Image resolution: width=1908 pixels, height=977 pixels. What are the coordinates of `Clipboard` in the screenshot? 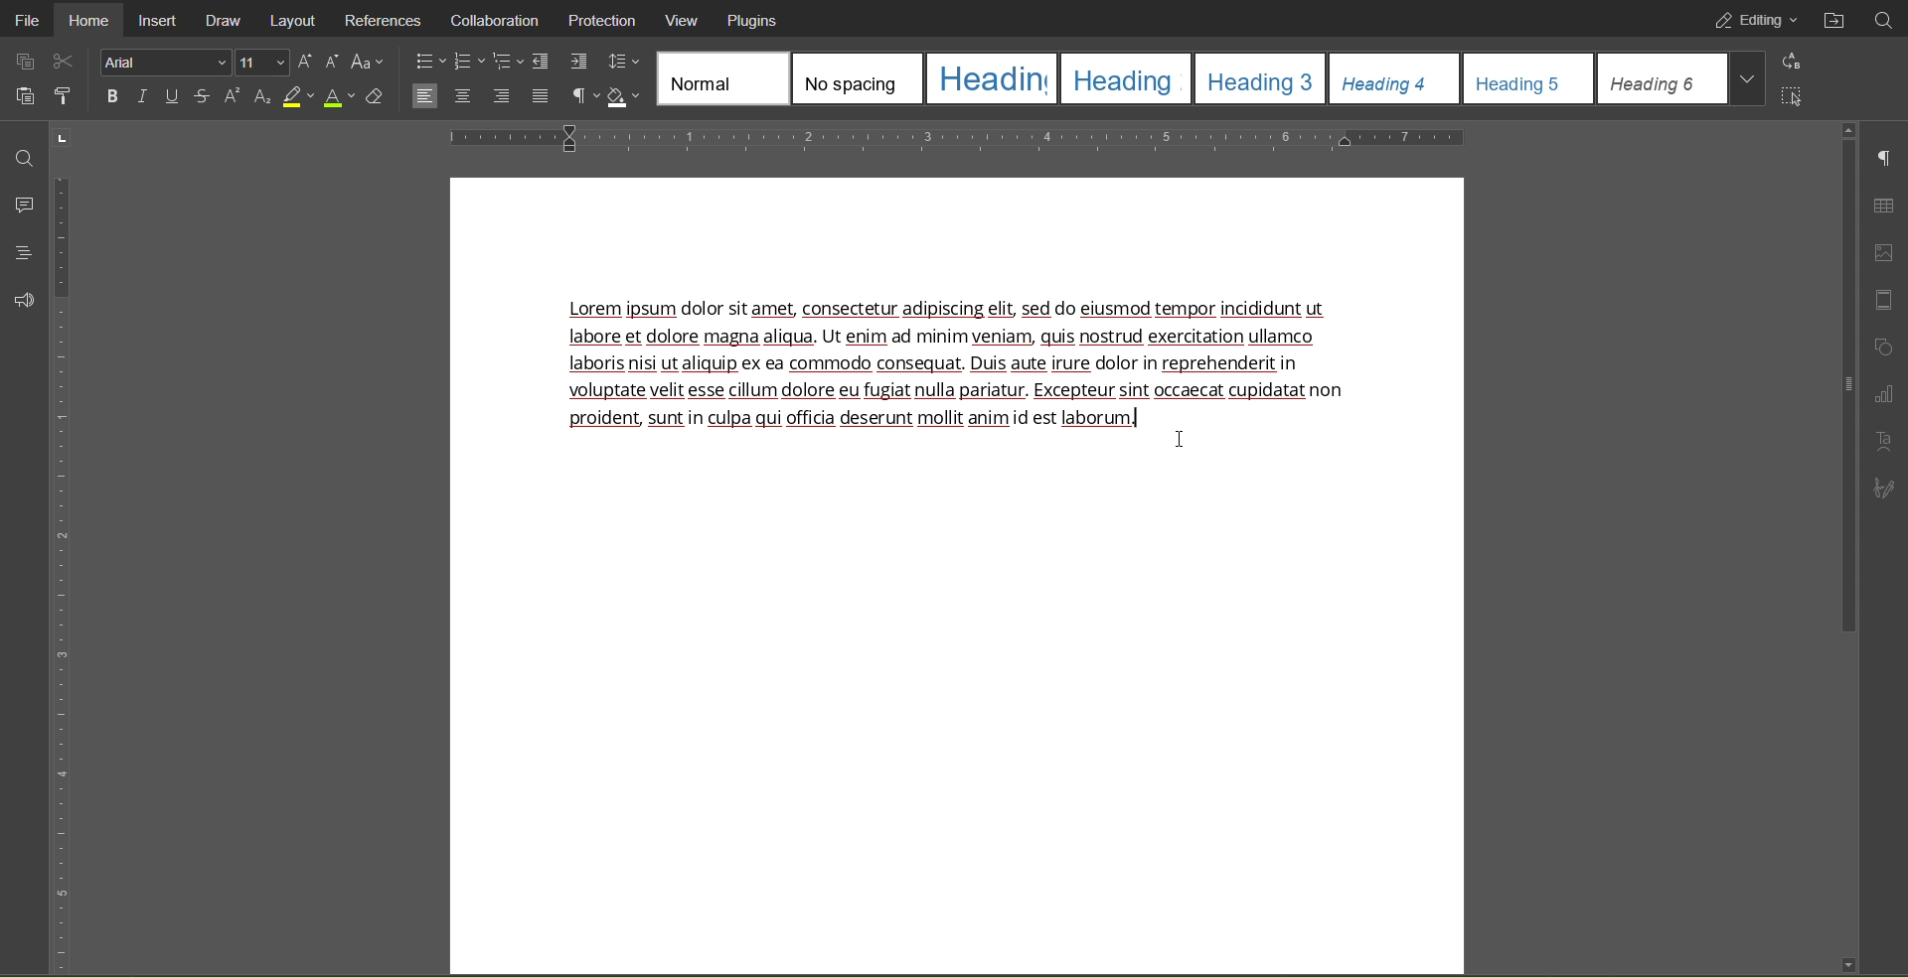 It's located at (22, 97).